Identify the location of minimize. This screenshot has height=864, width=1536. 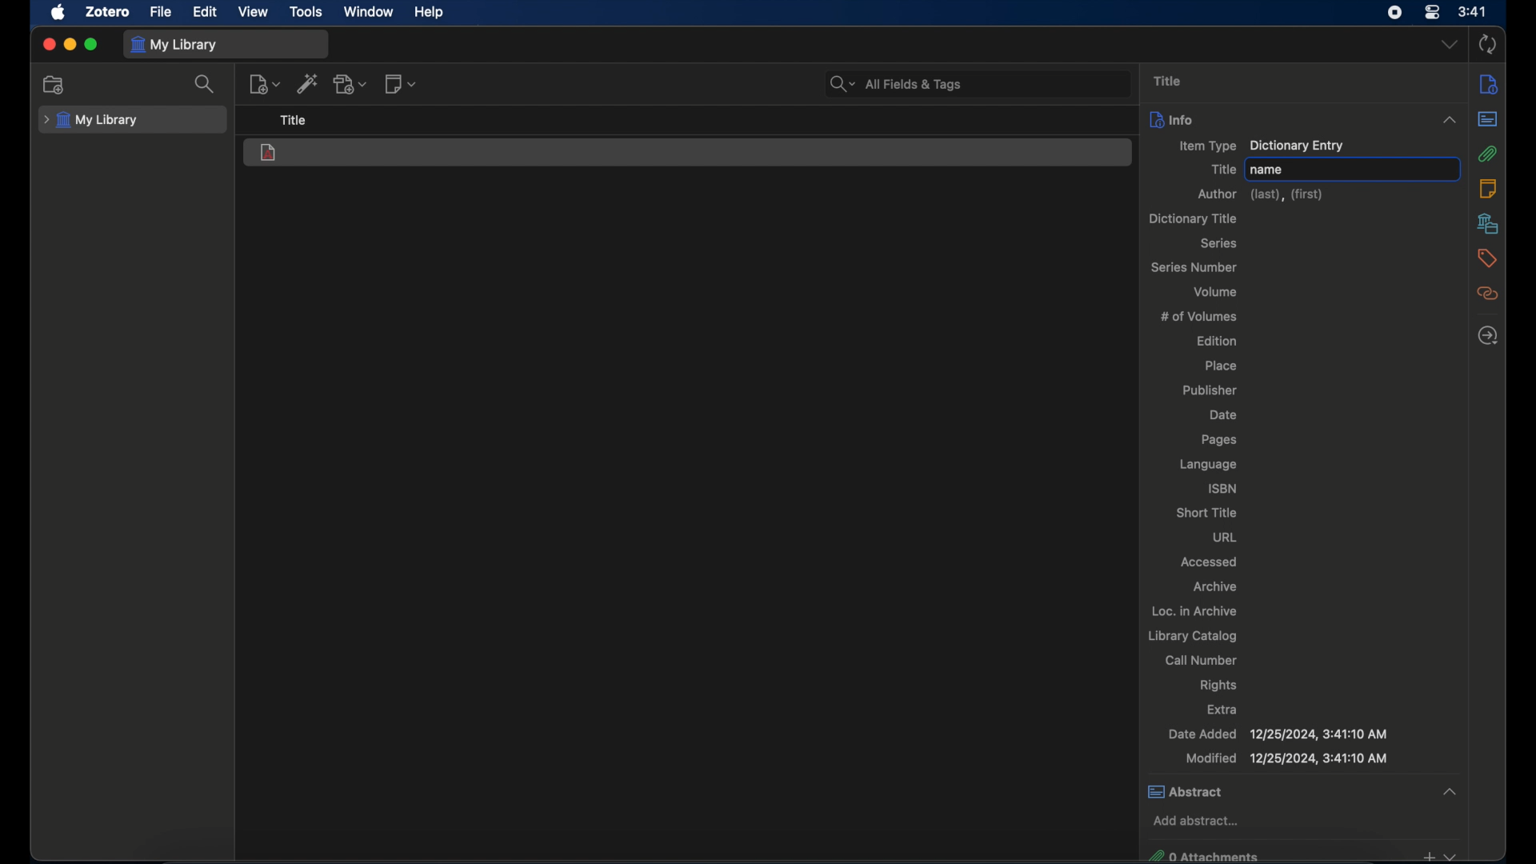
(71, 45).